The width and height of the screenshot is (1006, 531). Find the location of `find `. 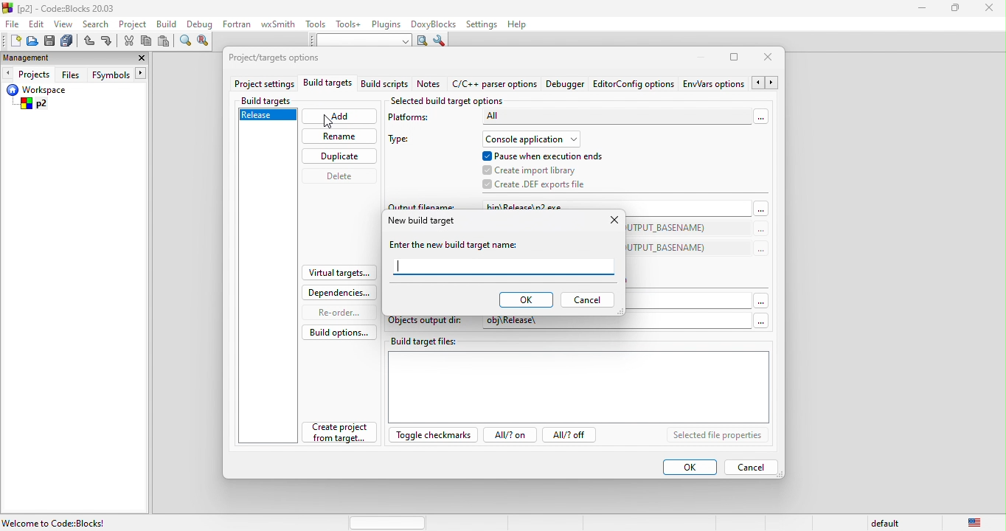

find  is located at coordinates (184, 42).